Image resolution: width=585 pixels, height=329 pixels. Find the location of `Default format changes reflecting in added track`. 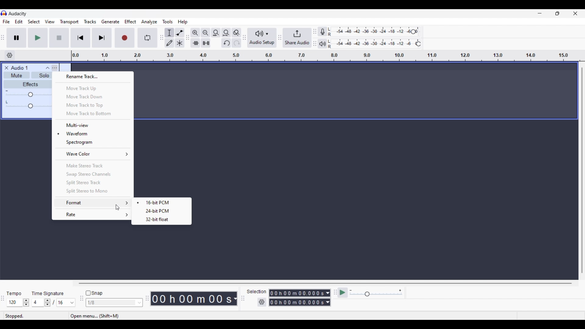

Default format changes reflecting in added track is located at coordinates (163, 202).